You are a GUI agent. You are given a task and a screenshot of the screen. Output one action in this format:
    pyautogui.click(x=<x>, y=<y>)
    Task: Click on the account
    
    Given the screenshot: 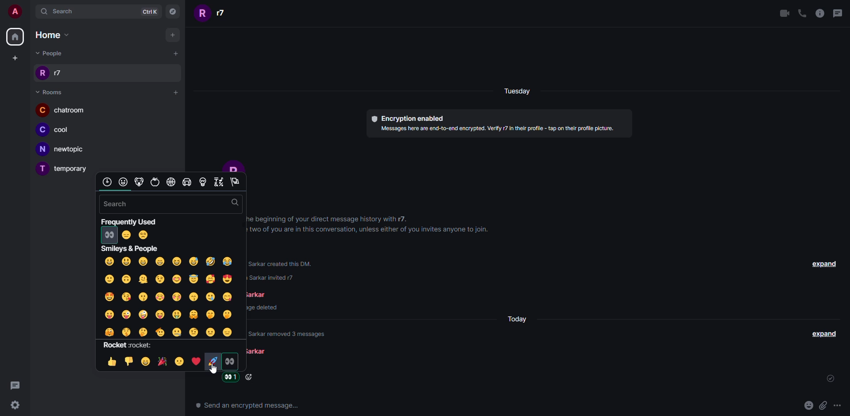 What is the action you would take?
    pyautogui.click(x=15, y=11)
    